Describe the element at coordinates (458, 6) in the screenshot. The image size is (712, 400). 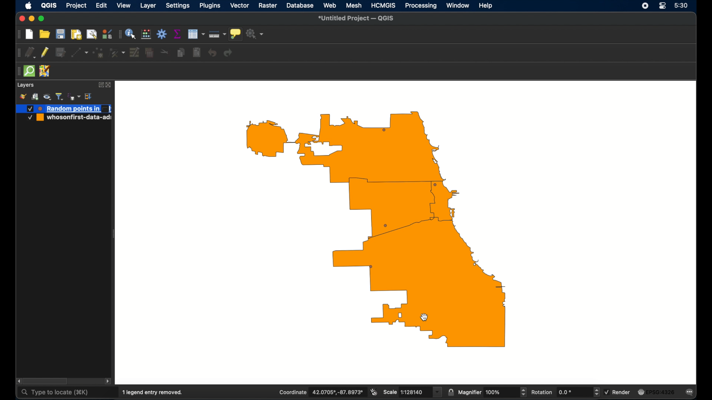
I see `window` at that location.